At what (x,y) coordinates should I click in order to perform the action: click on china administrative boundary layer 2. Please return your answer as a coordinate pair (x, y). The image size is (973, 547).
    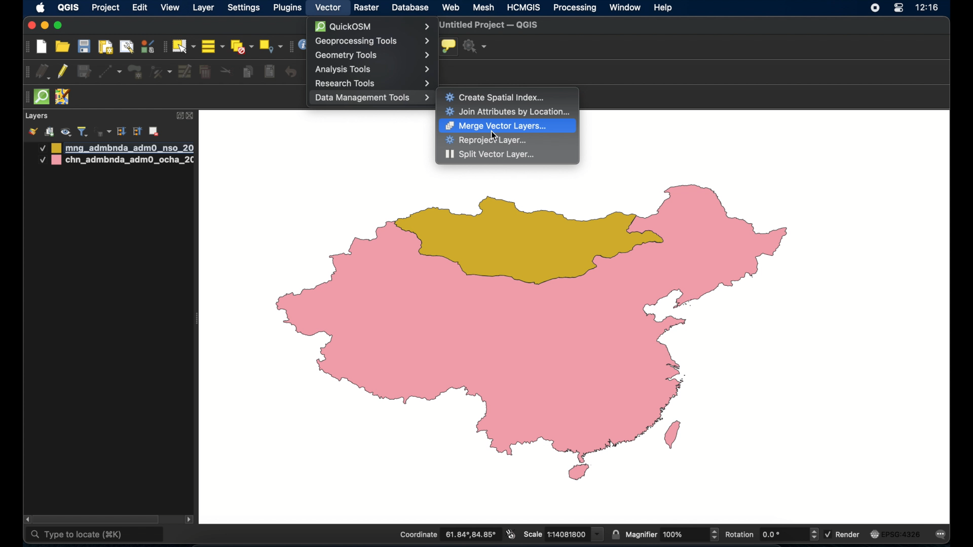
    Looking at the image, I should click on (117, 161).